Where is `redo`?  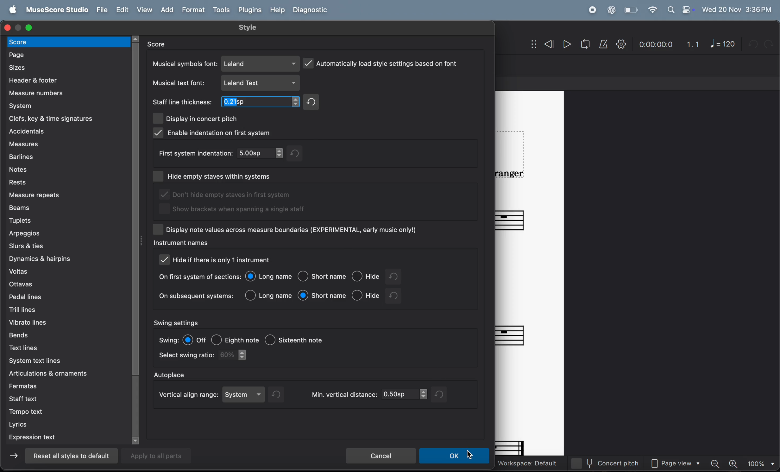 redo is located at coordinates (441, 395).